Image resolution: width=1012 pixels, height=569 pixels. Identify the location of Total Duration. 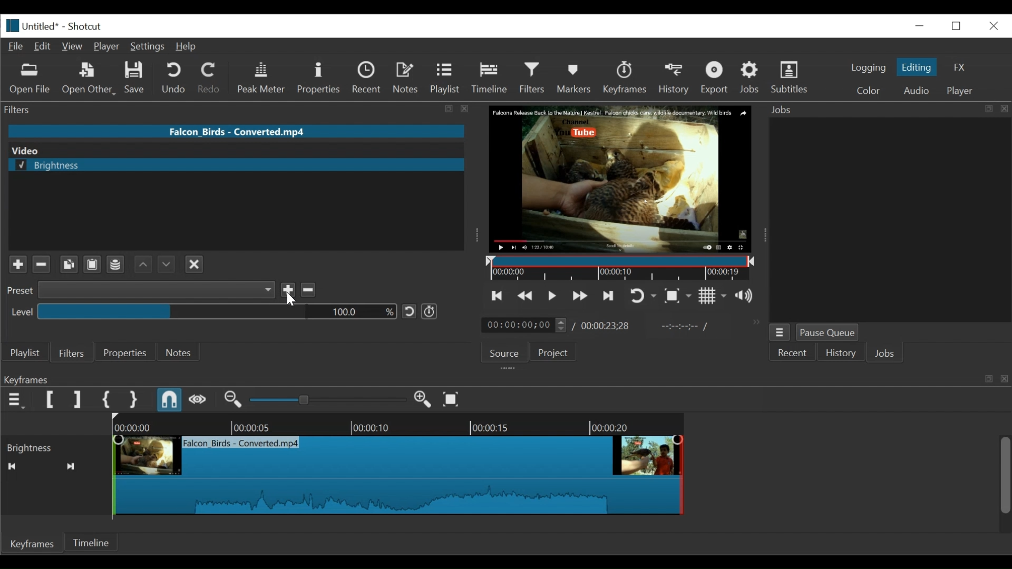
(606, 326).